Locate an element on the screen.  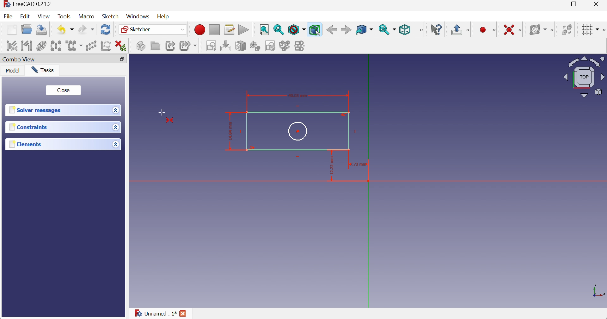
Macro is located at coordinates (86, 16).